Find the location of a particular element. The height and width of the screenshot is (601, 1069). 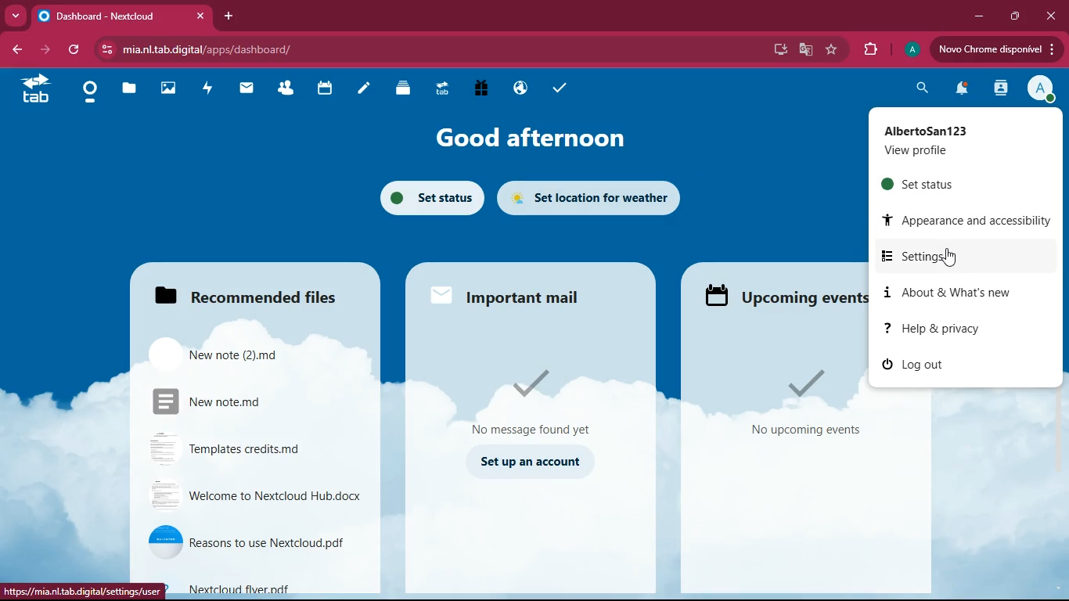

help is located at coordinates (947, 330).